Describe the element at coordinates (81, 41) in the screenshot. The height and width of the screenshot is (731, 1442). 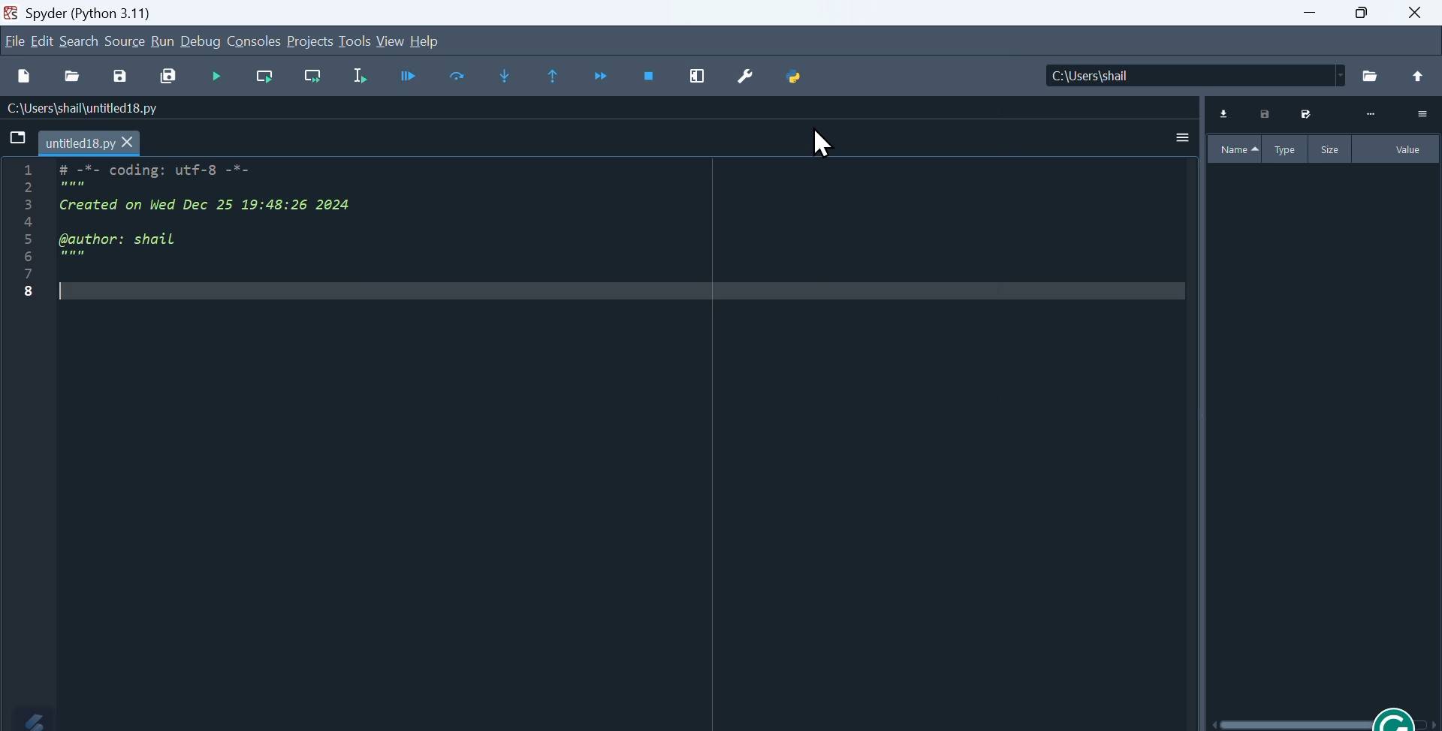
I see `Search` at that location.